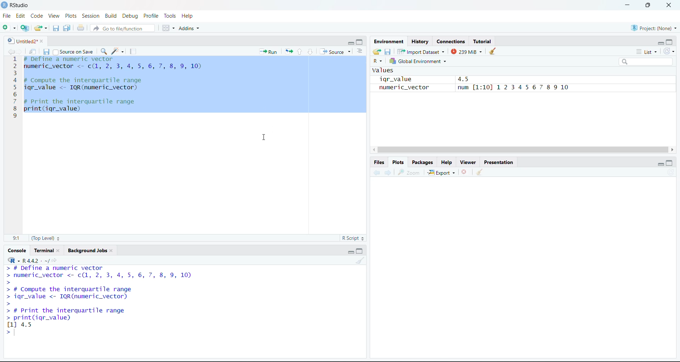 The image size is (680, 362). What do you see at coordinates (46, 51) in the screenshot?
I see `Save current document (Ctrl + S)` at bounding box center [46, 51].